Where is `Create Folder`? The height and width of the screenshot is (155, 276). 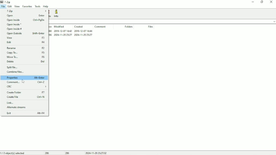 Create Folder is located at coordinates (26, 92).